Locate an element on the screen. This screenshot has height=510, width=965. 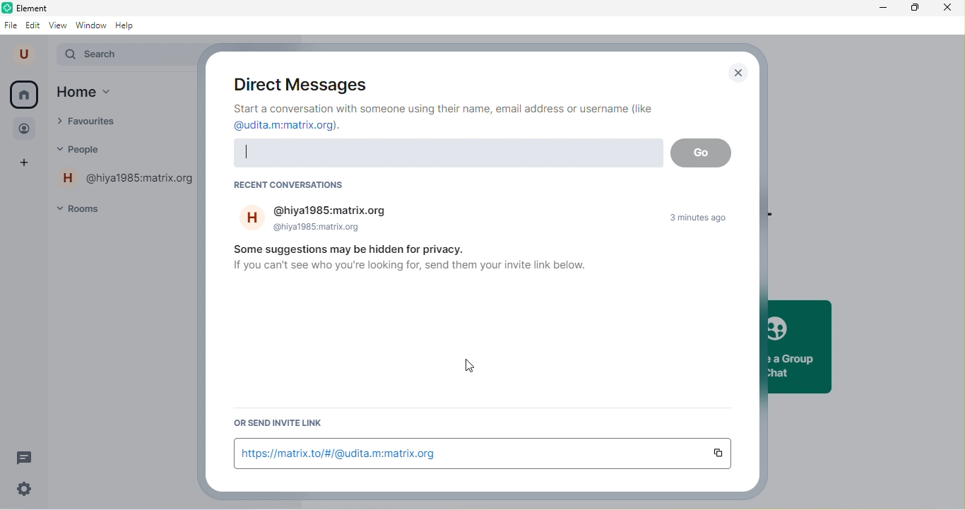
file is located at coordinates (11, 24).